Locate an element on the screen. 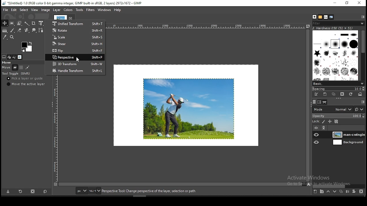 This screenshot has height=206, width=367. delete layer is located at coordinates (361, 191).